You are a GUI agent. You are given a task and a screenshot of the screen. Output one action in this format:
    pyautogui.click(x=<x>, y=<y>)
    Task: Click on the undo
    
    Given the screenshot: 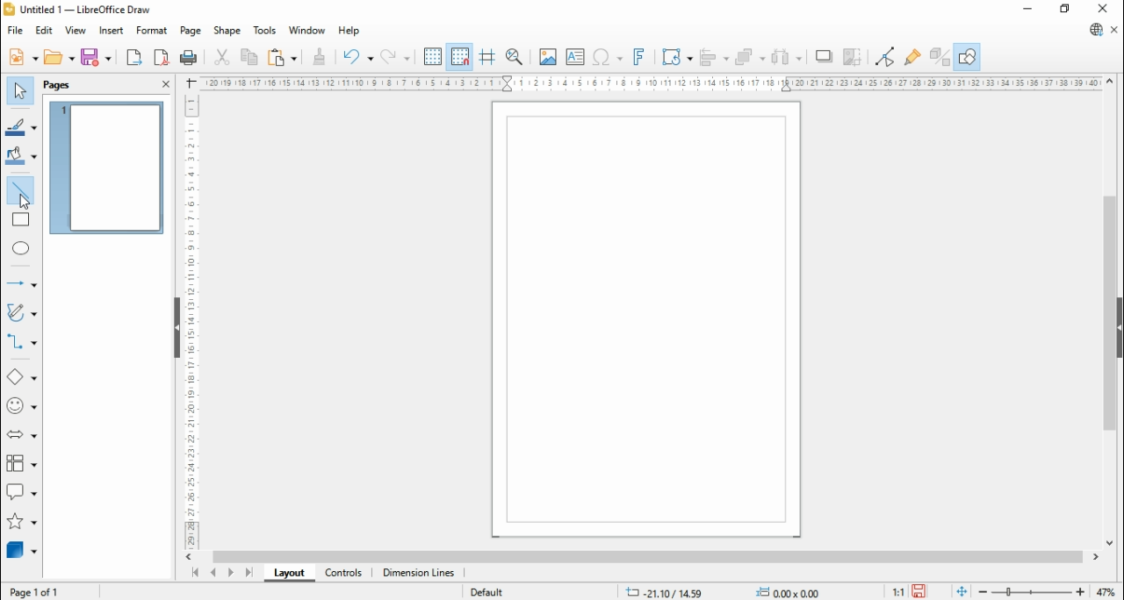 What is the action you would take?
    pyautogui.click(x=357, y=56)
    